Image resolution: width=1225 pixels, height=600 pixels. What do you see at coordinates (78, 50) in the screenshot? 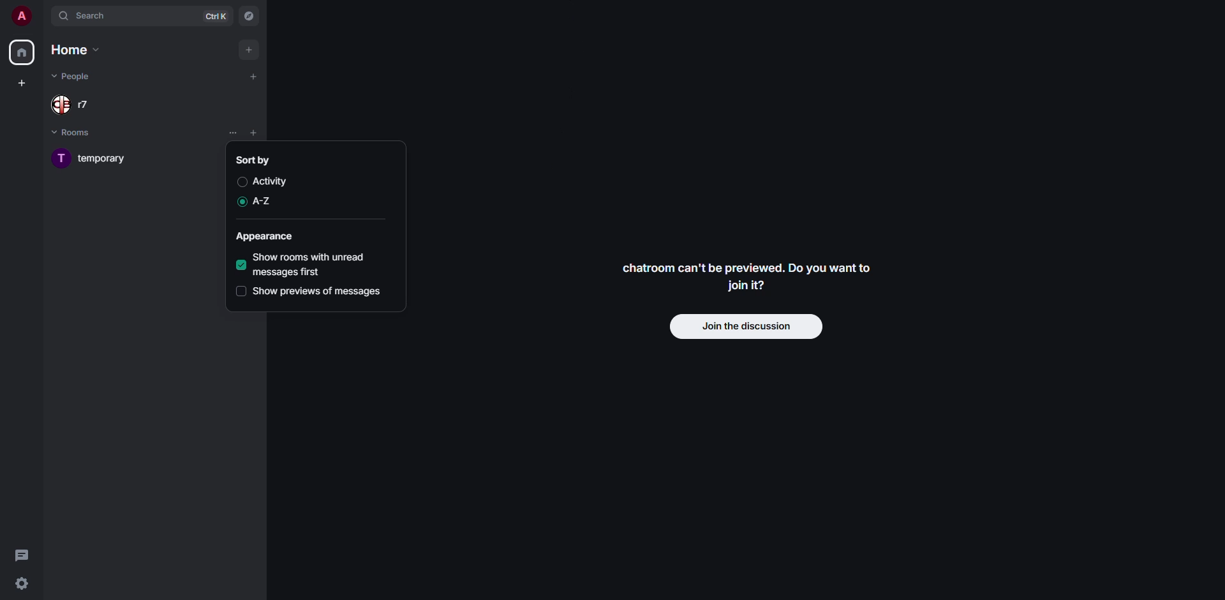
I see `home` at bounding box center [78, 50].